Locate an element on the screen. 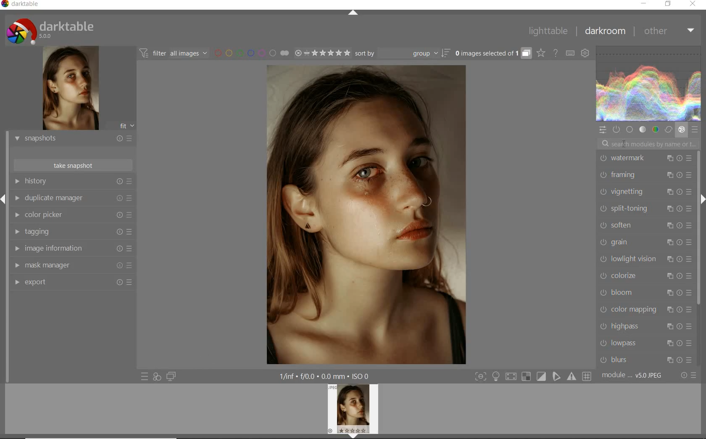  framing is located at coordinates (644, 175).